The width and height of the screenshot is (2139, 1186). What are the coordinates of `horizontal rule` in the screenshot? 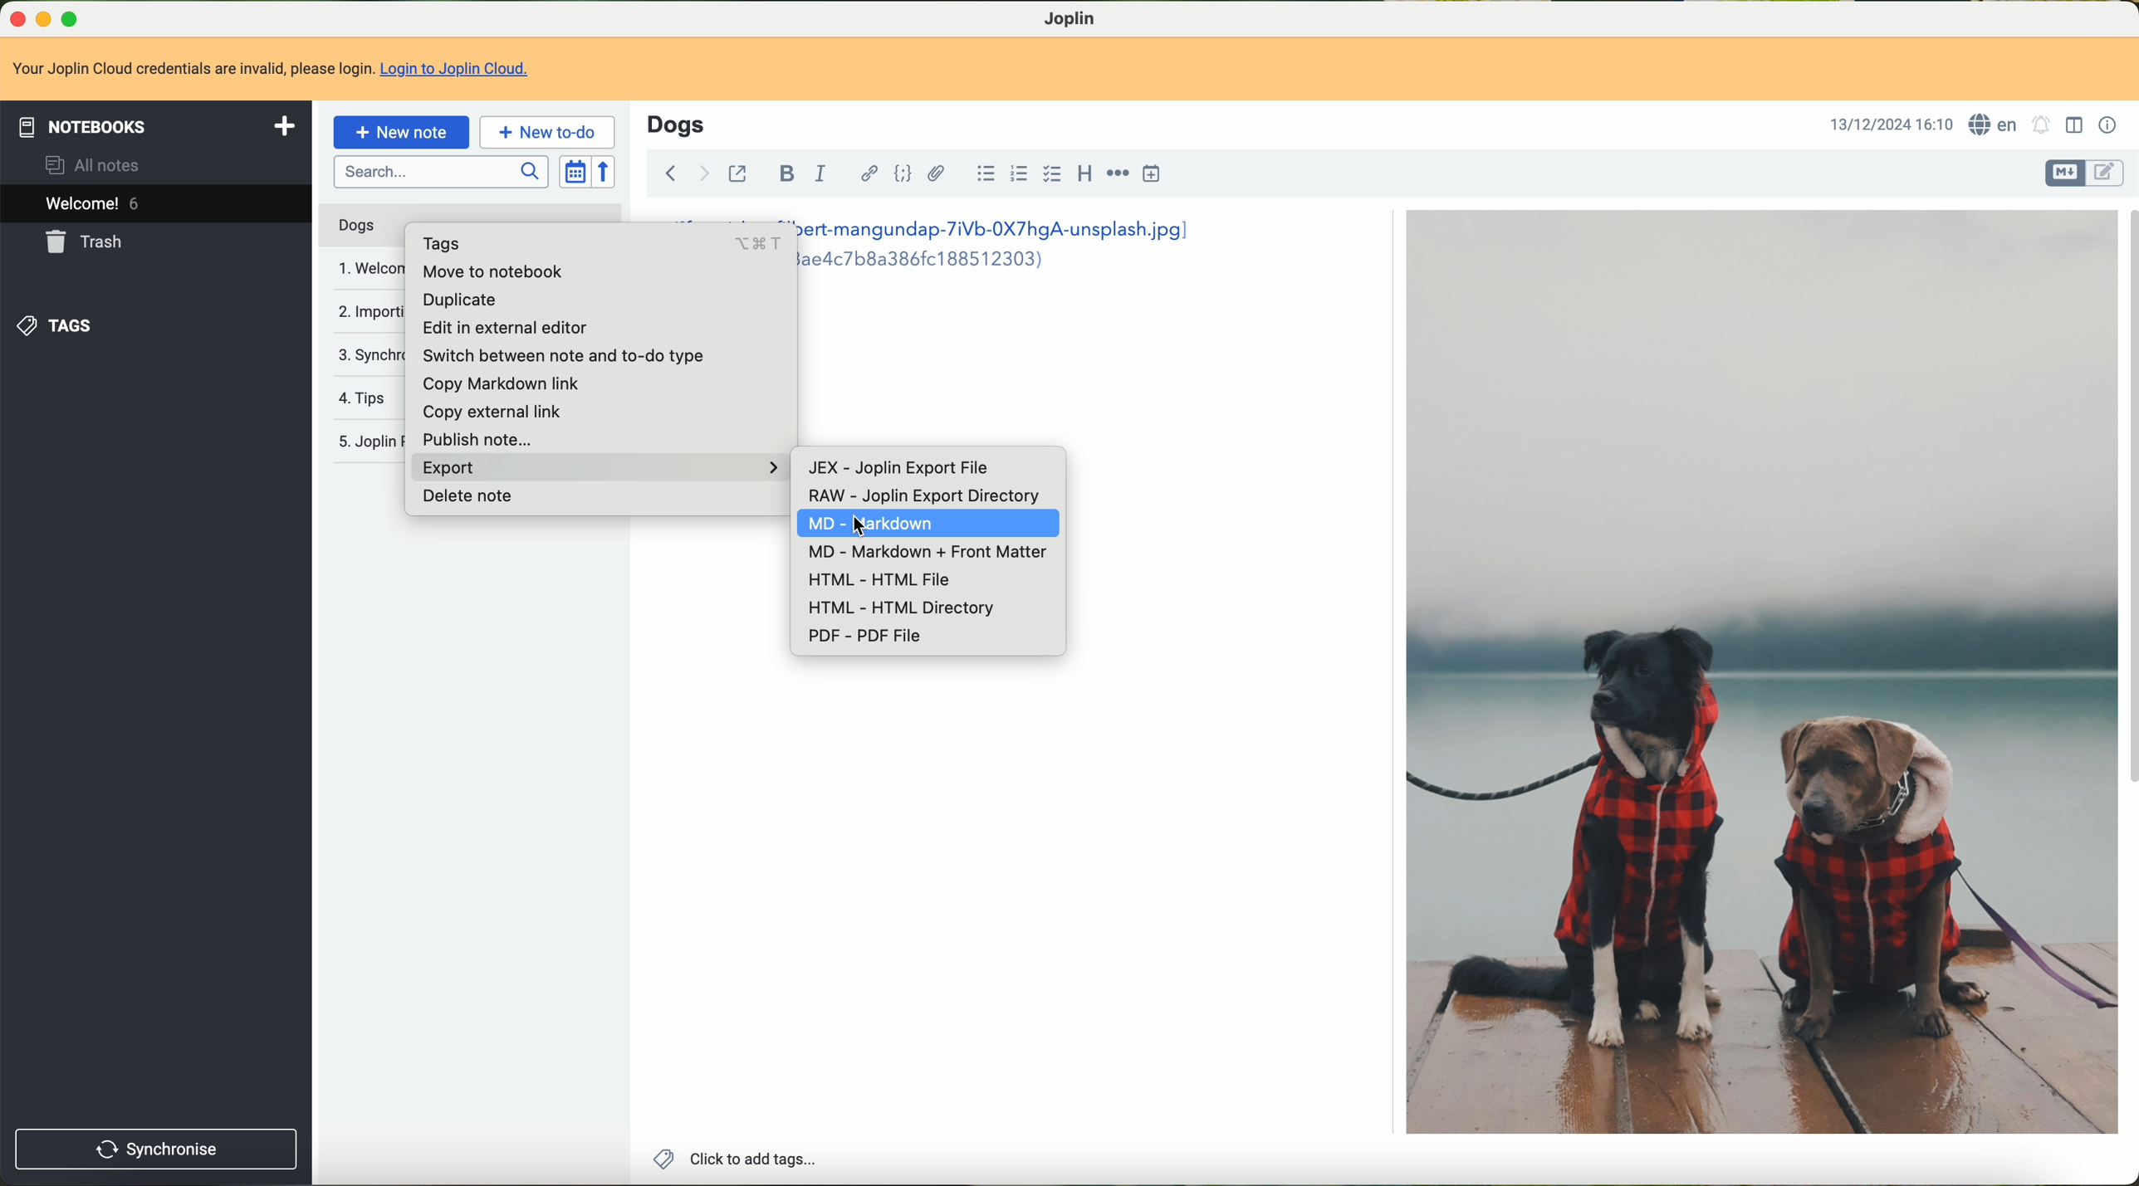 It's located at (1116, 177).